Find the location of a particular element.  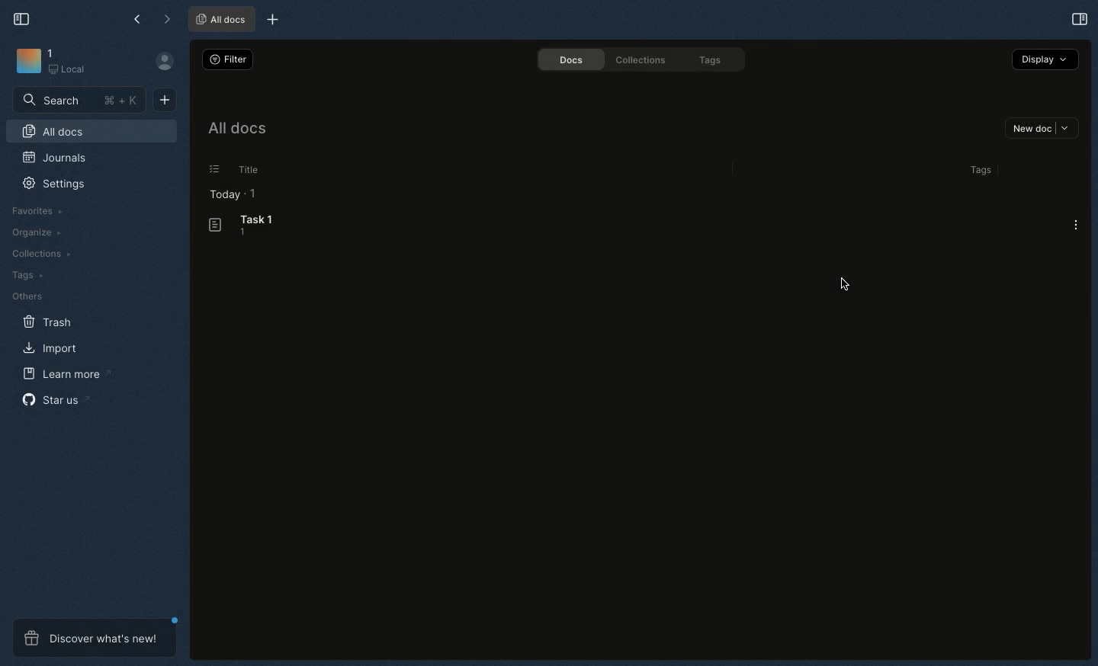

Title is located at coordinates (255, 169).